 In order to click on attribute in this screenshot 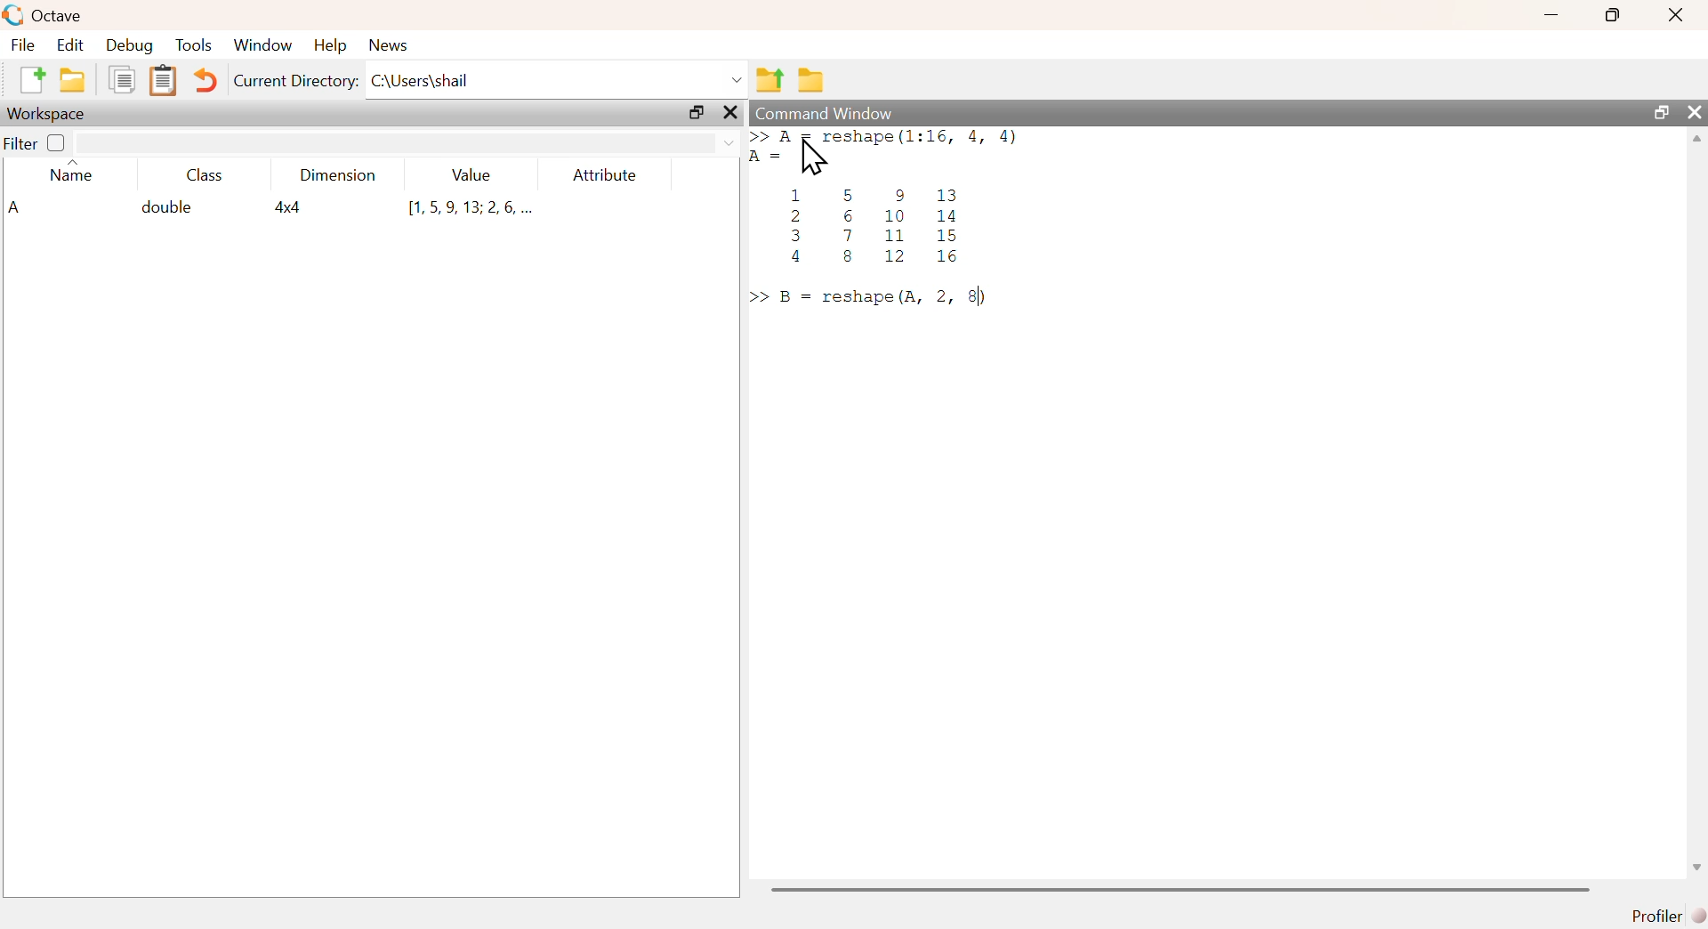, I will do `click(610, 176)`.